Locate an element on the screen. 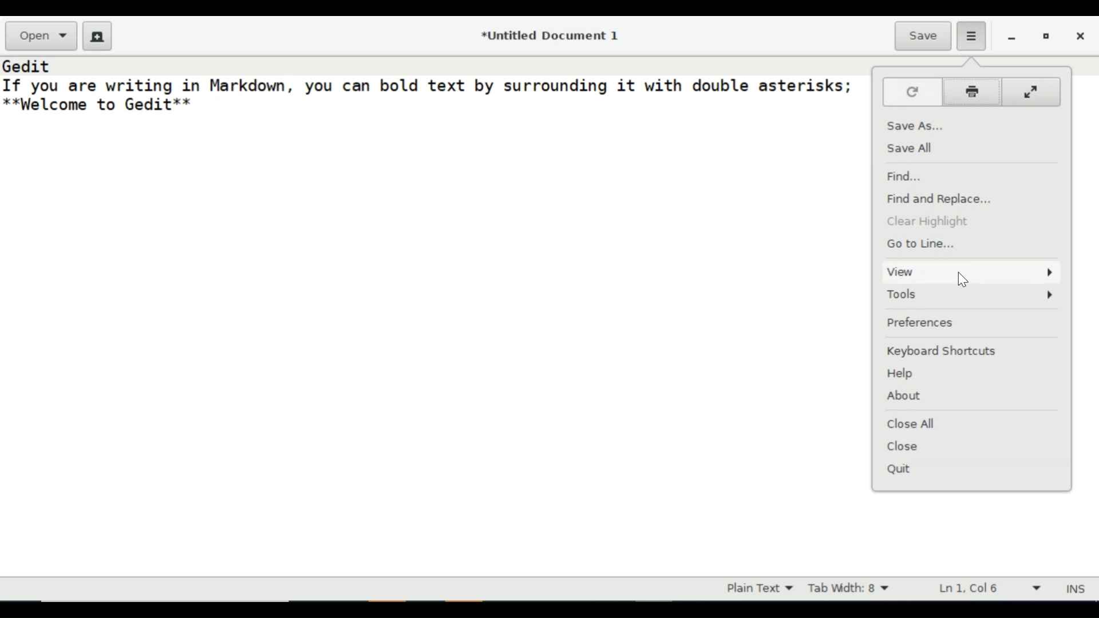 This screenshot has height=618, width=1099. Print is located at coordinates (975, 92).